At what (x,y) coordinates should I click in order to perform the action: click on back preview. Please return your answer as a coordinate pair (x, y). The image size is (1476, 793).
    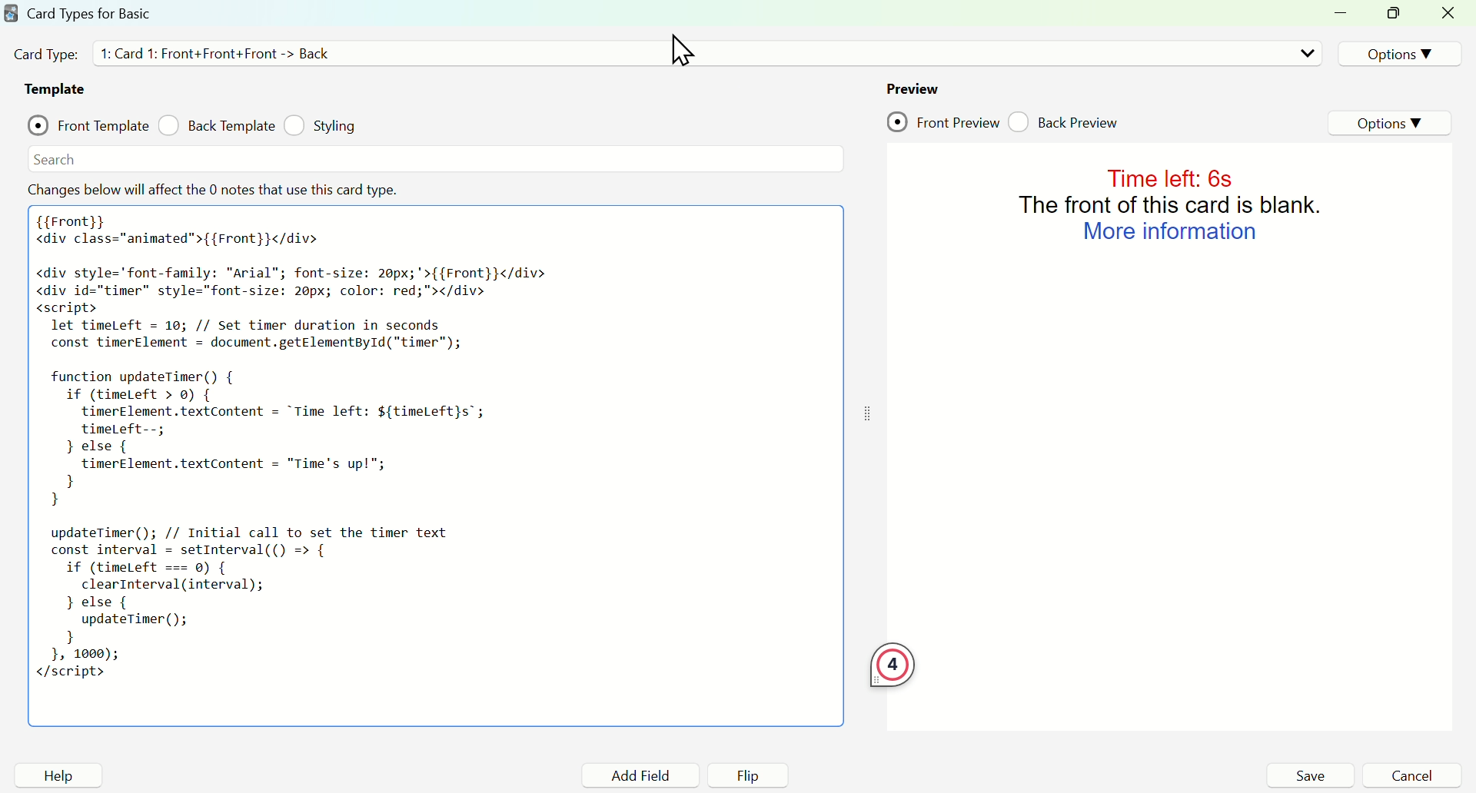
    Looking at the image, I should click on (1068, 121).